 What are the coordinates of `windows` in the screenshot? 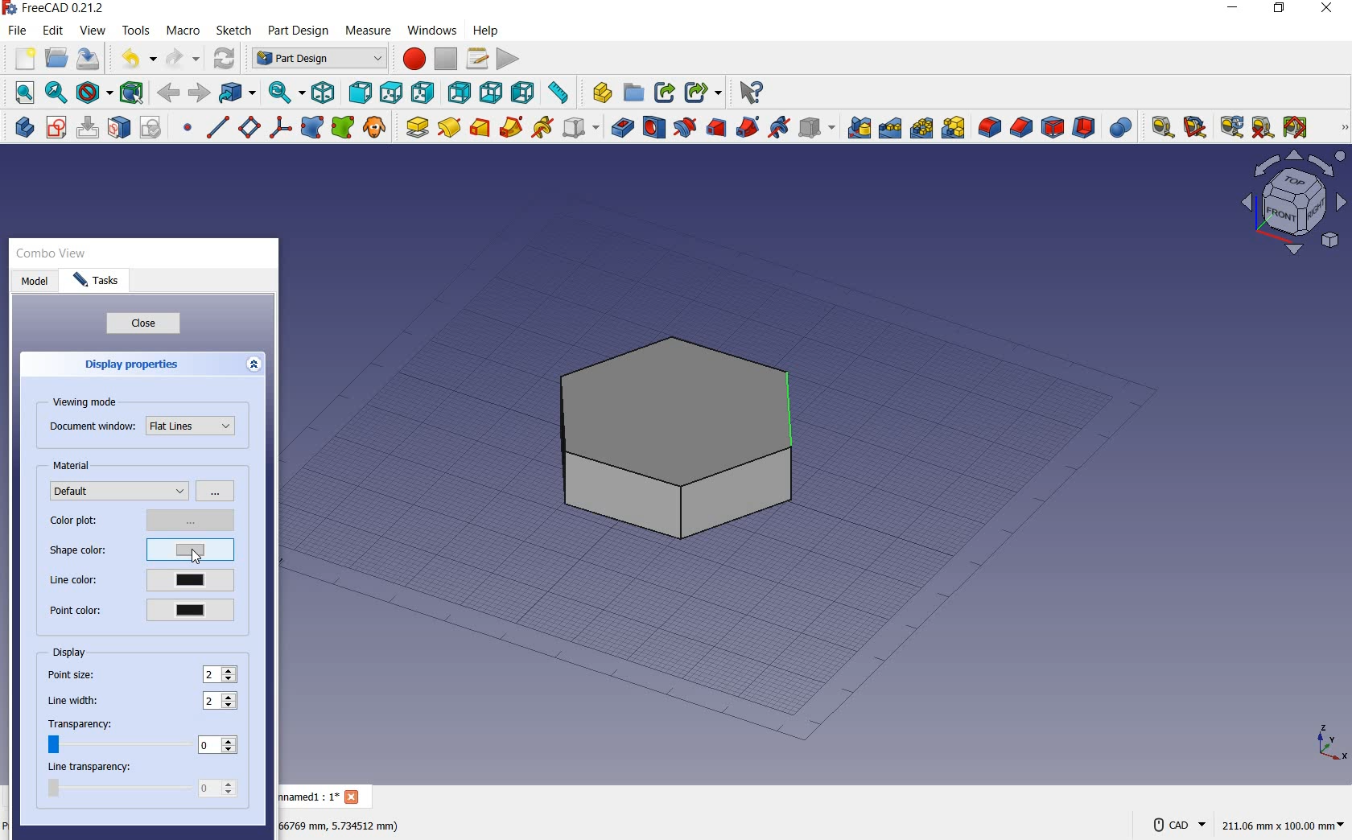 It's located at (432, 33).